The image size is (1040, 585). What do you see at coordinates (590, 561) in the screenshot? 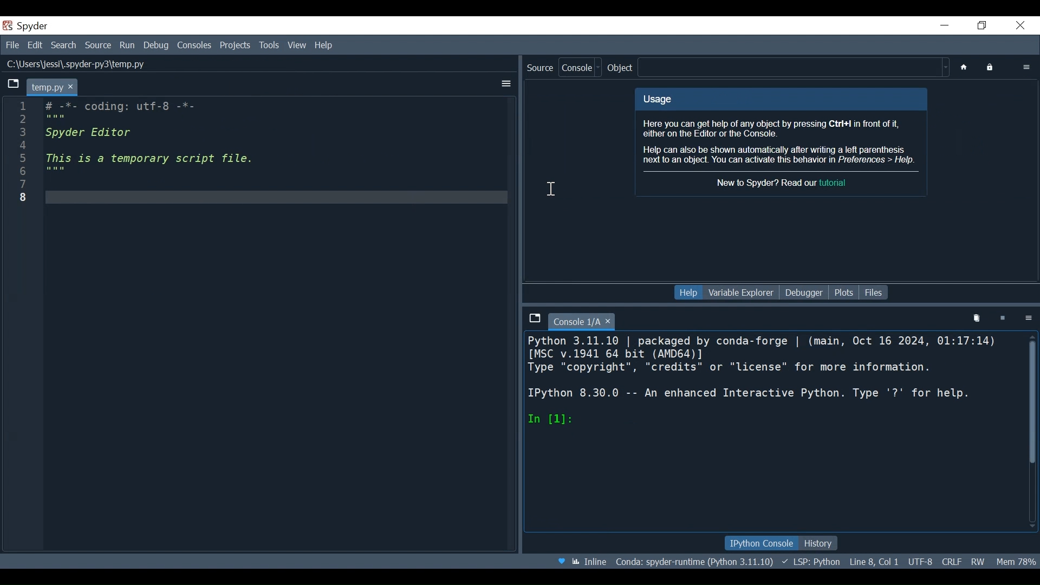
I see `Toggle inline and interactive Matplotlib plotting` at bounding box center [590, 561].